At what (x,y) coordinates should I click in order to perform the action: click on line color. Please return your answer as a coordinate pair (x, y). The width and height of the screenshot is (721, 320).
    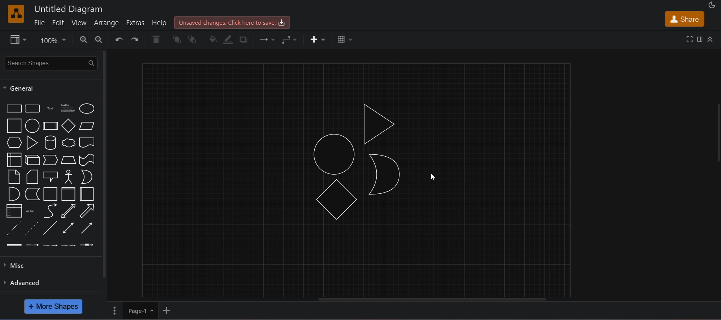
    Looking at the image, I should click on (229, 39).